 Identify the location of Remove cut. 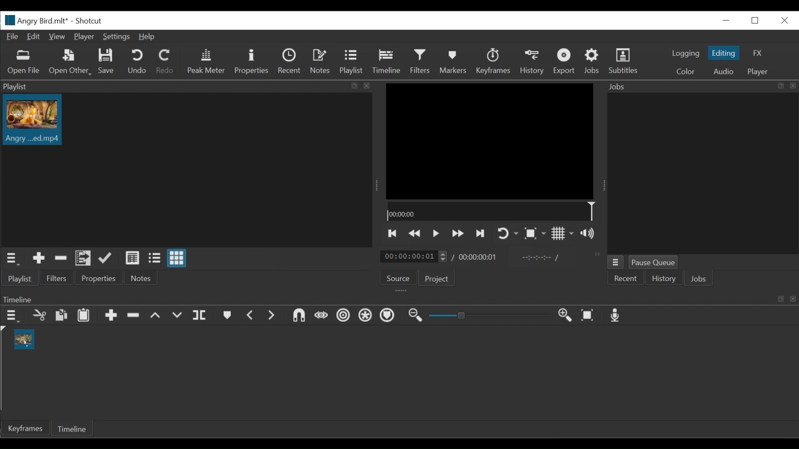
(62, 260).